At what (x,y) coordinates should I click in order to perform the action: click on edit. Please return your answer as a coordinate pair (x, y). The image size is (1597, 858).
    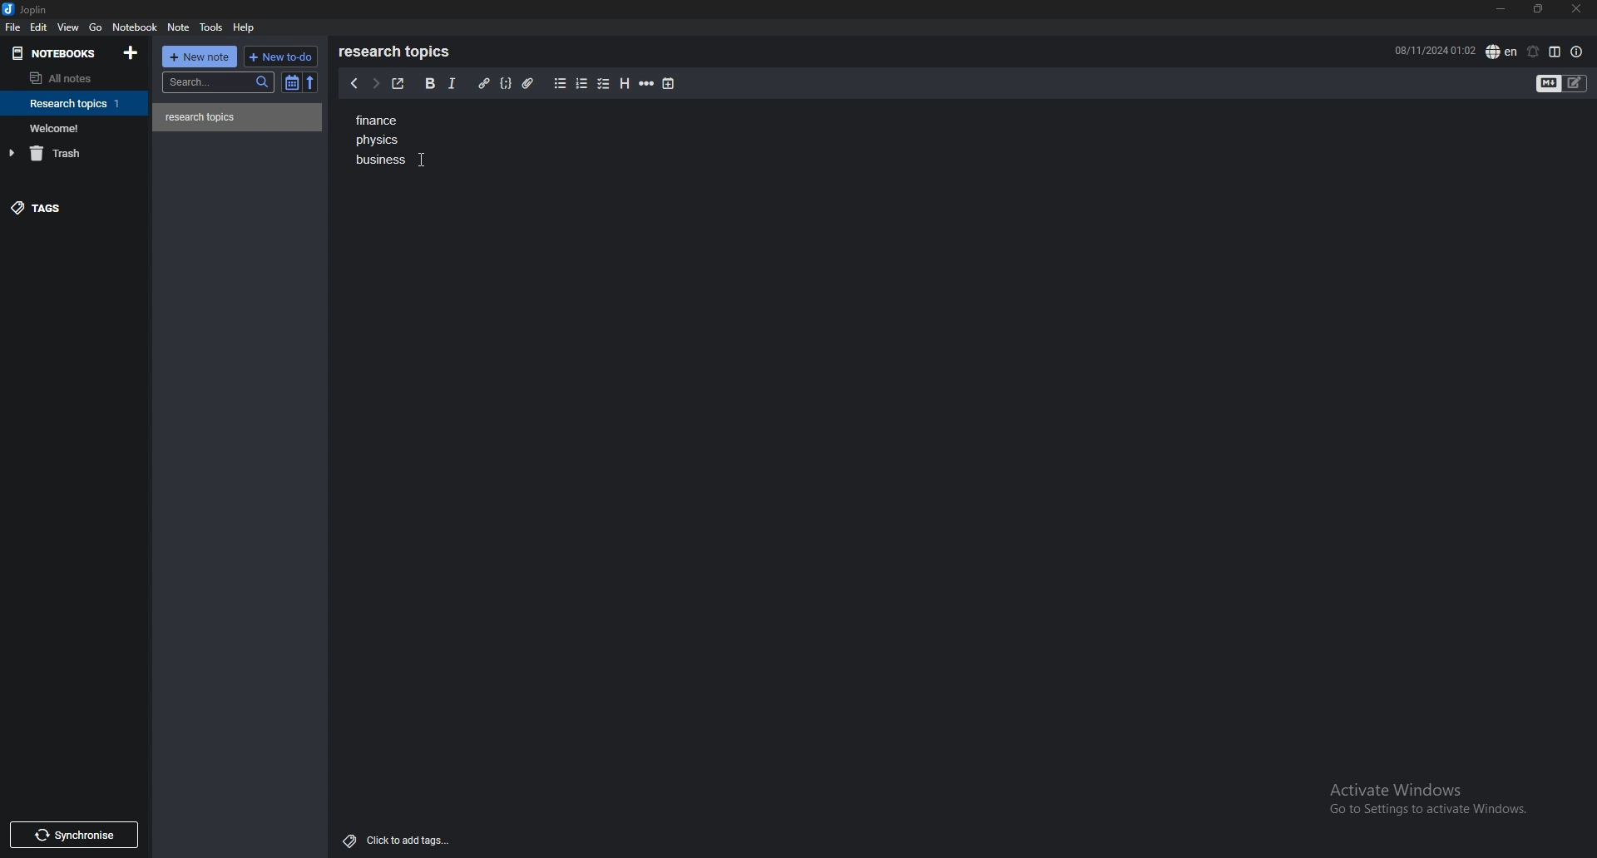
    Looking at the image, I should click on (38, 27).